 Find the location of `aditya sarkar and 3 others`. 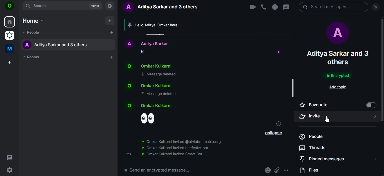

aditya sarkar and 3 others is located at coordinates (59, 45).